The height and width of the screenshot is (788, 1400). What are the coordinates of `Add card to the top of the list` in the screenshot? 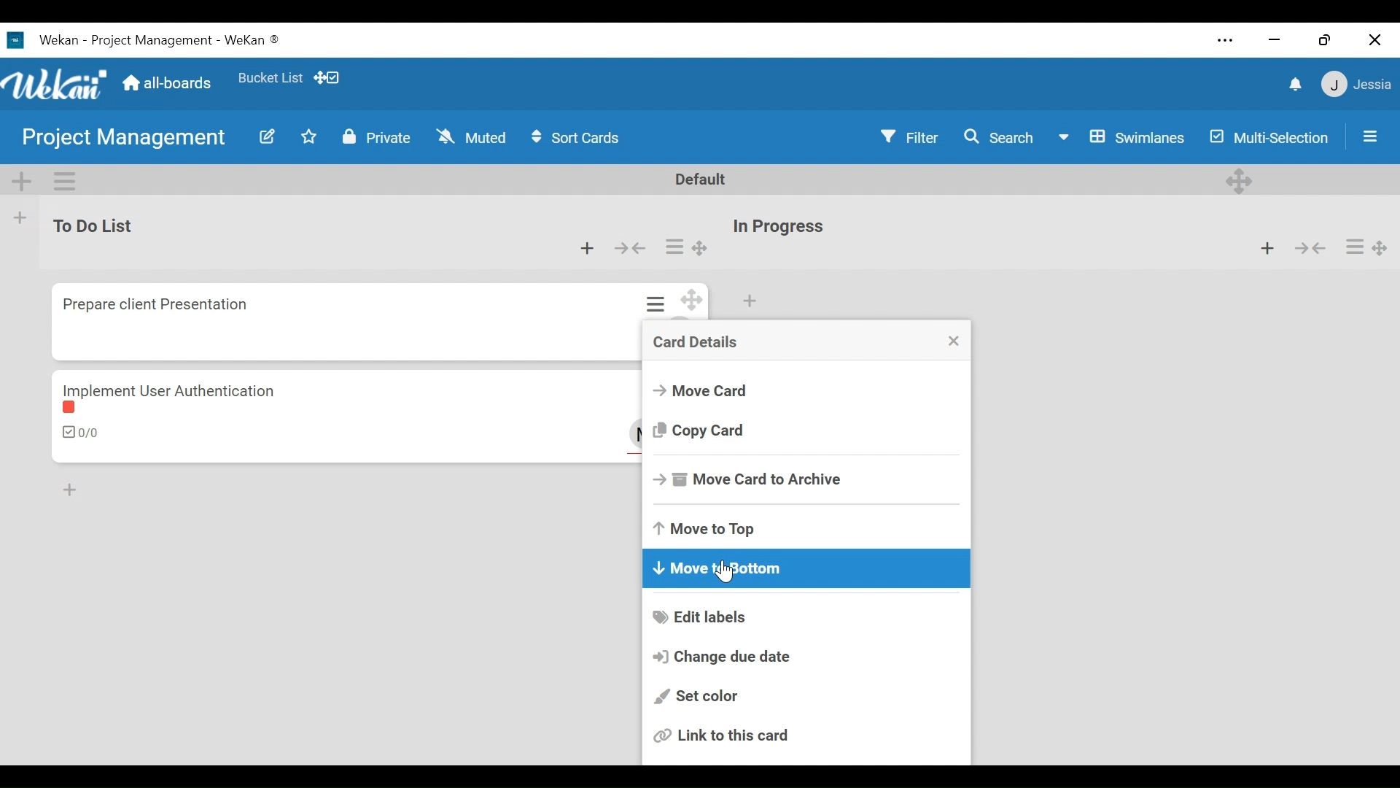 It's located at (587, 248).